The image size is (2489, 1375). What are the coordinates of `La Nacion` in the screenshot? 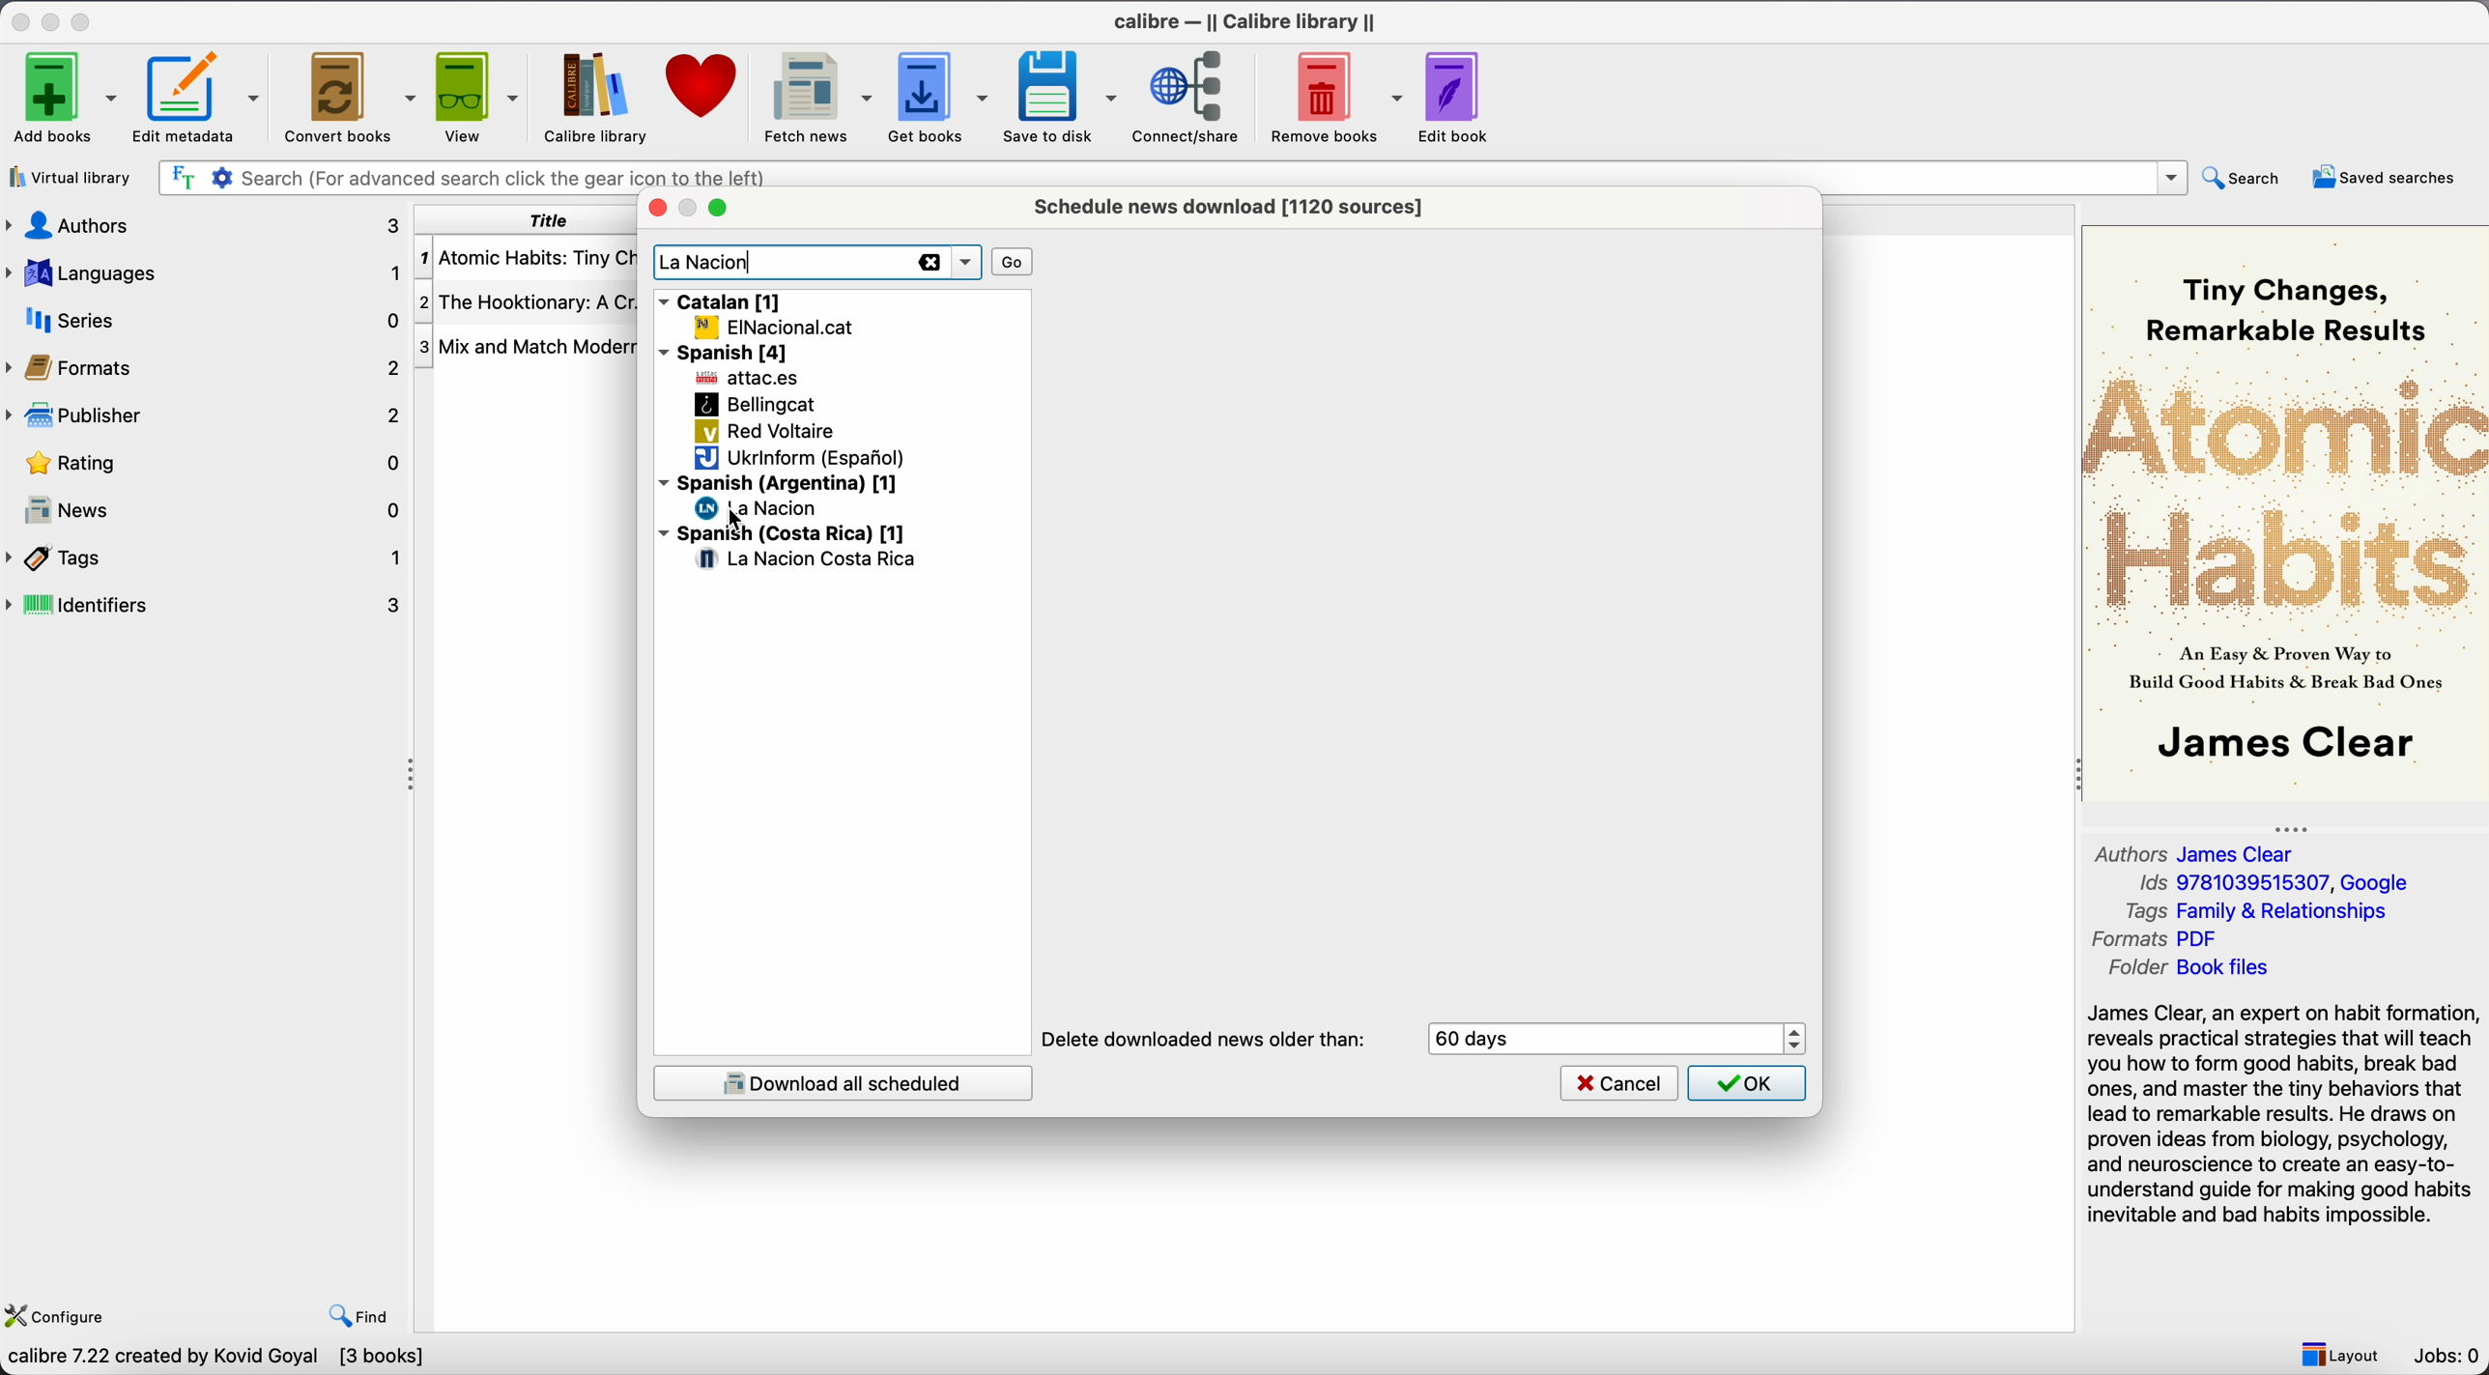 It's located at (708, 264).